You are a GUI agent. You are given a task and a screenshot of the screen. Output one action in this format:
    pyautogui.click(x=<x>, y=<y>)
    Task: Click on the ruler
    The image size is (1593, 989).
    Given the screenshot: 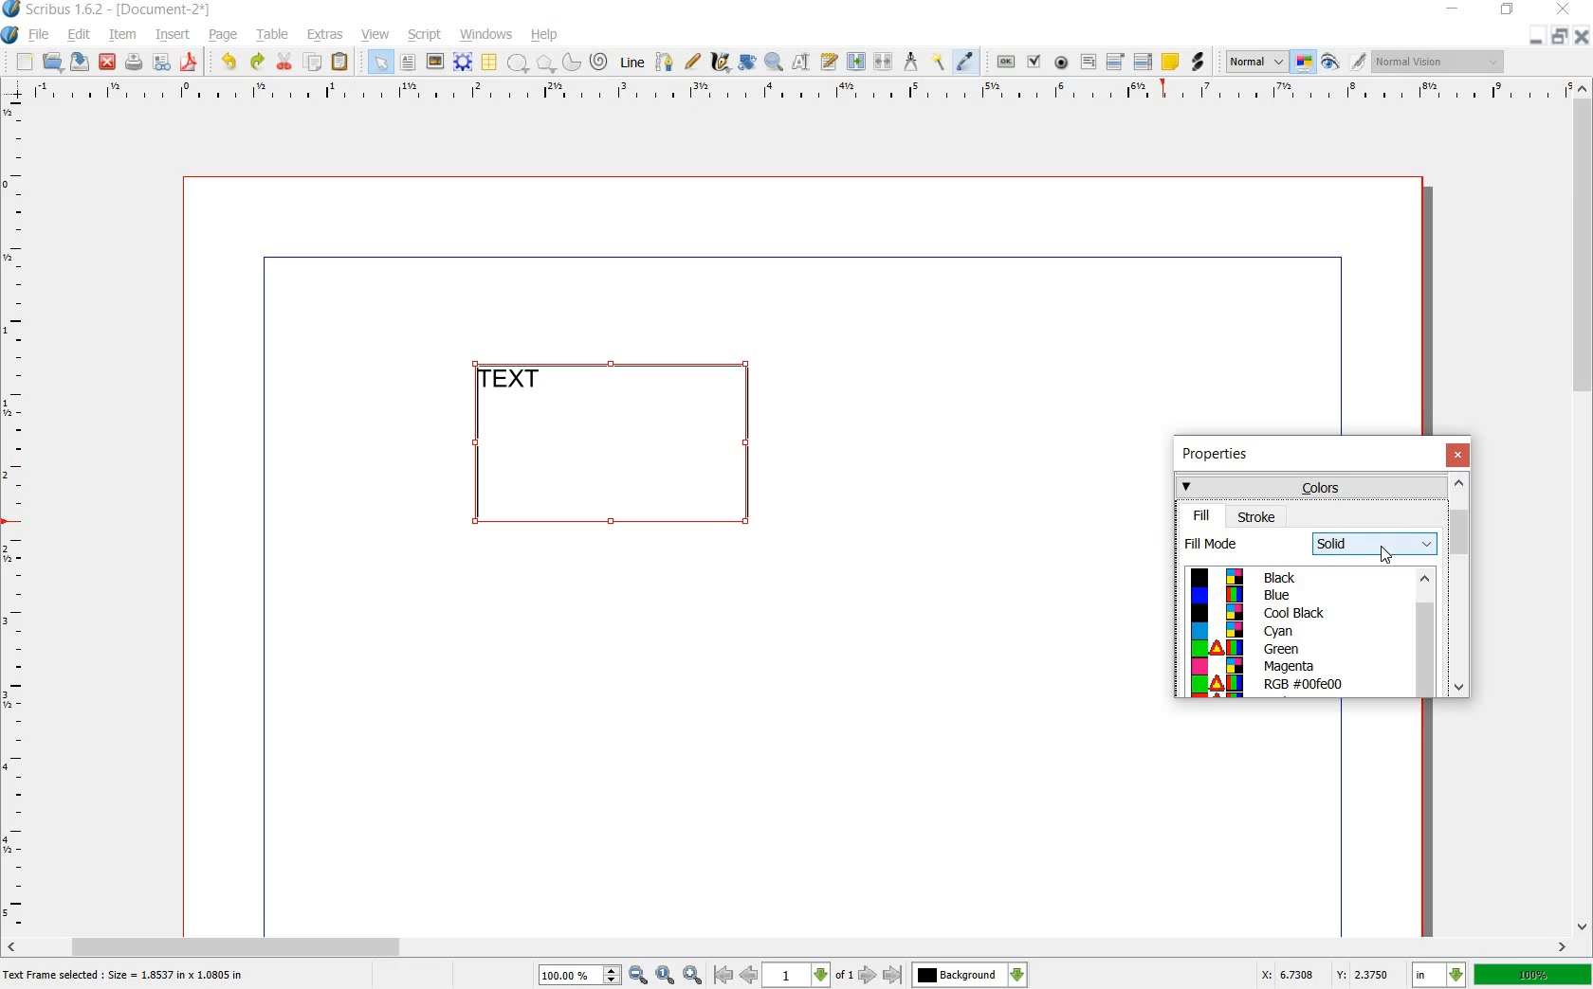 What is the action you would take?
    pyautogui.click(x=794, y=92)
    